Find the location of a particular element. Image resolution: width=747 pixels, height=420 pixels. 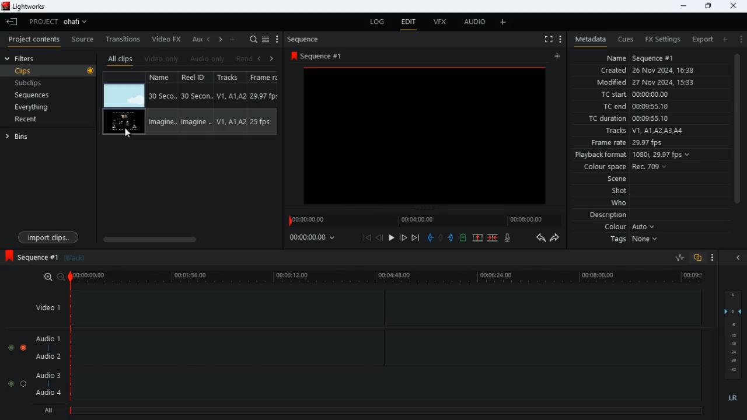

toggle is located at coordinates (23, 383).